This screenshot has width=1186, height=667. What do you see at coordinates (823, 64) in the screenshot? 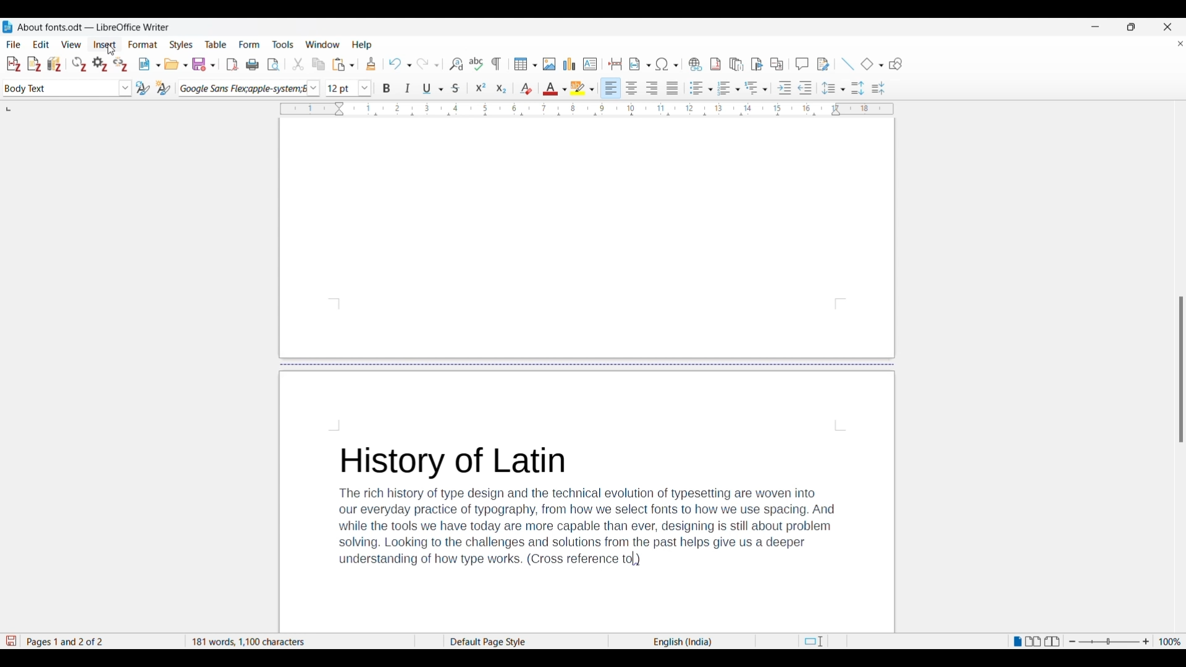
I see `Show track changes functions` at bounding box center [823, 64].